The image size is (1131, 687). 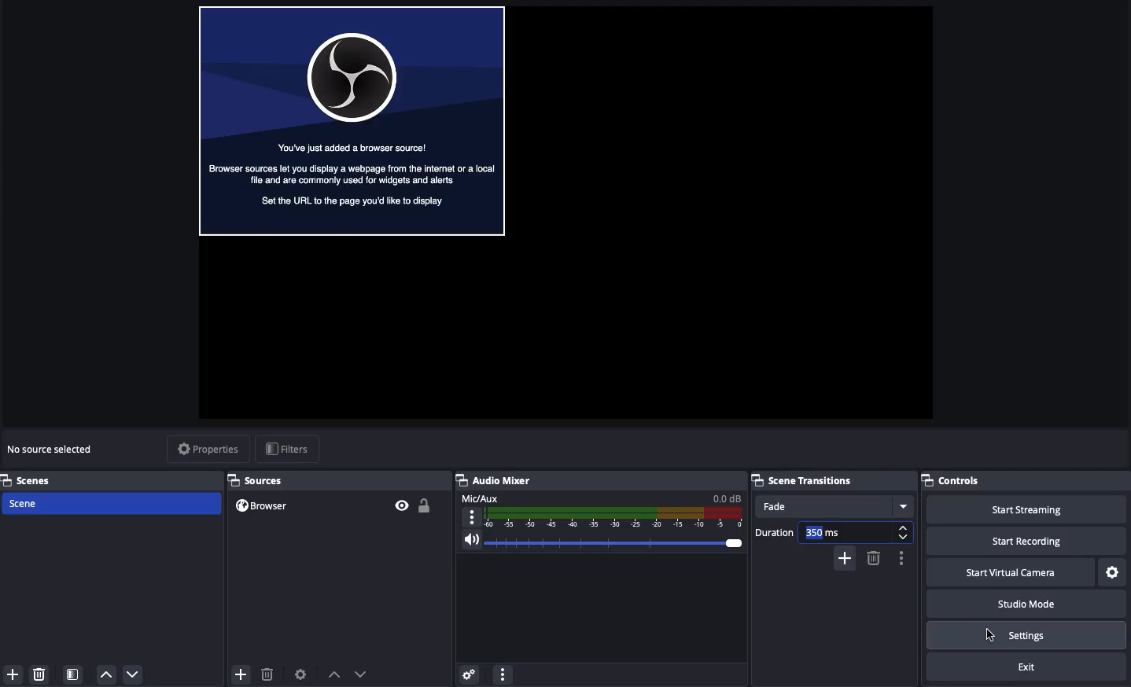 I want to click on Audio mixer, so click(x=596, y=481).